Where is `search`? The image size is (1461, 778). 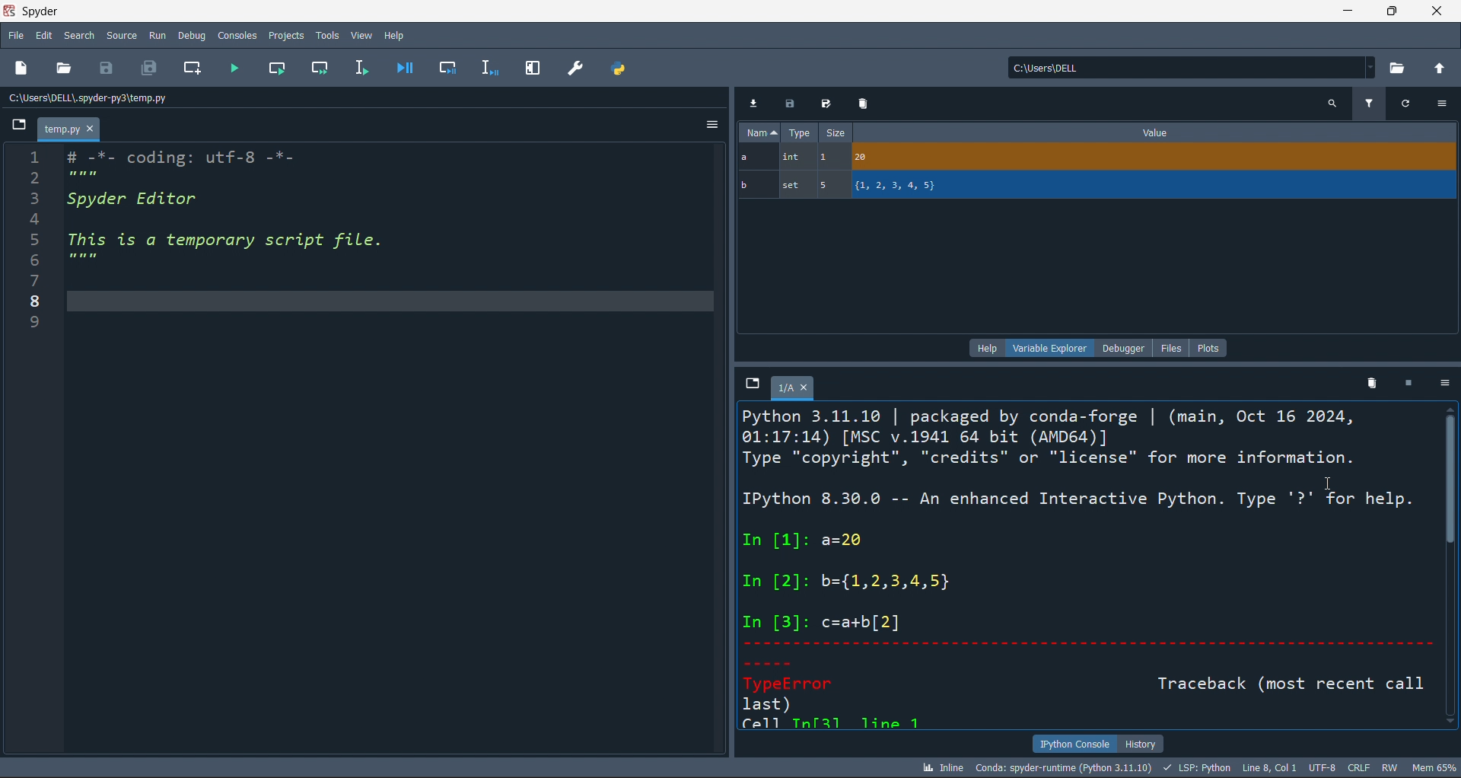 search is located at coordinates (1332, 103).